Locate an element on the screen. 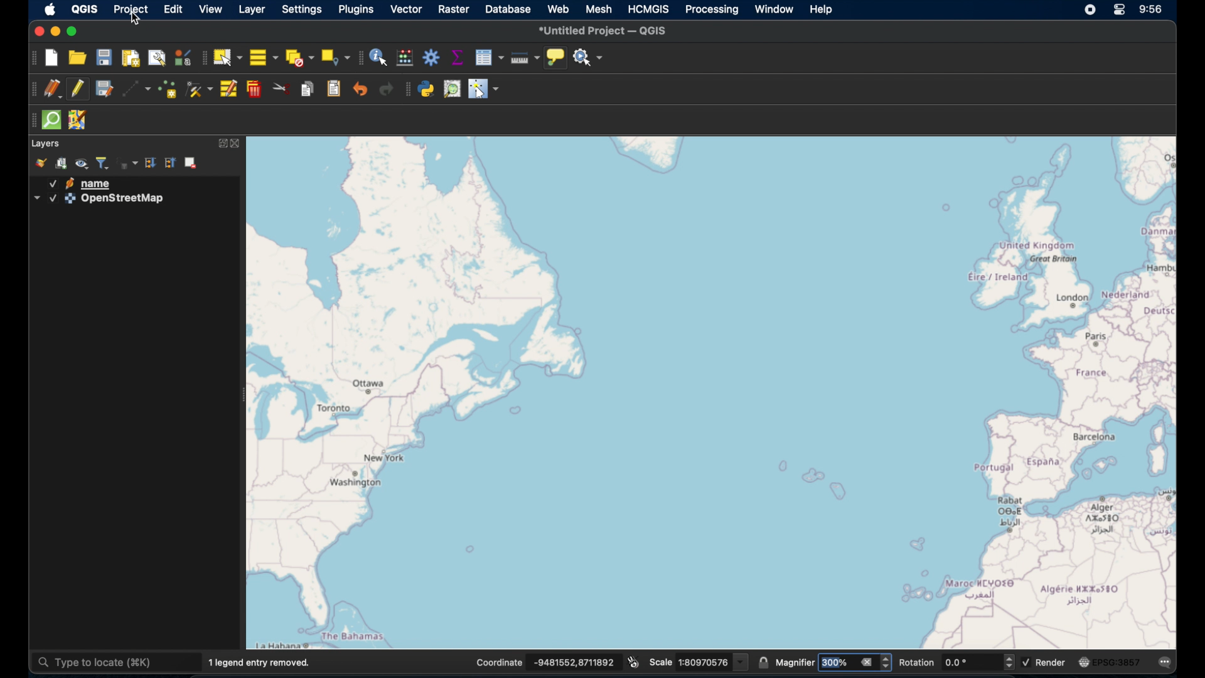 The width and height of the screenshot is (1205, 678). toggle editing is located at coordinates (77, 90).